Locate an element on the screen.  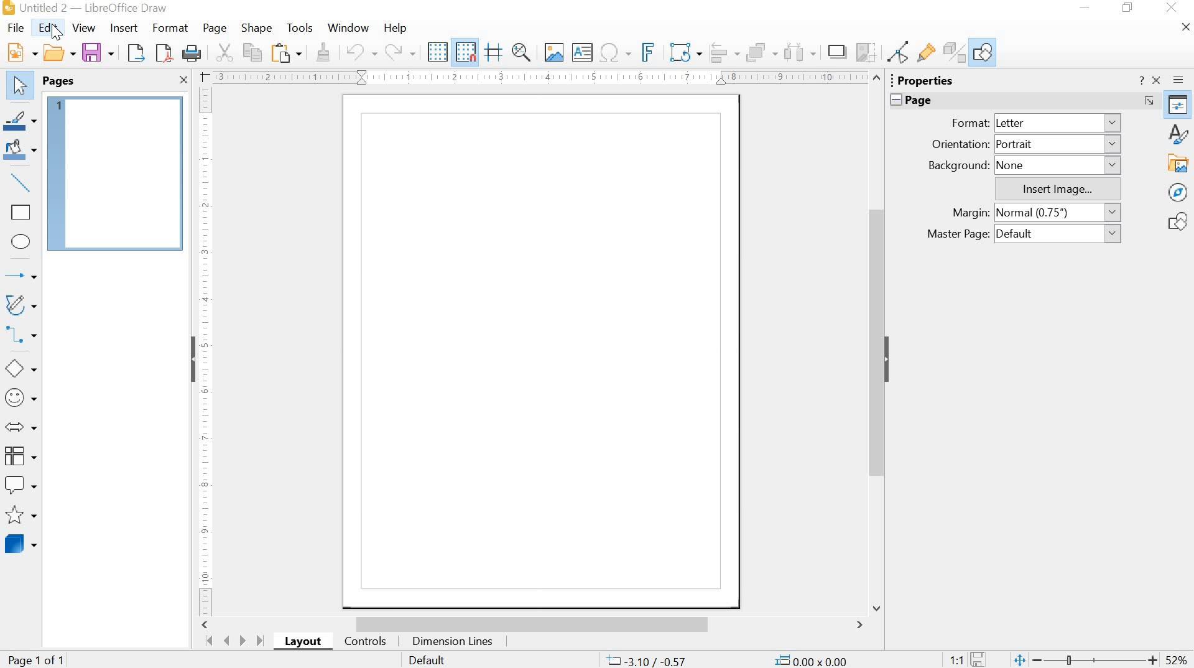
Edit is located at coordinates (48, 27).